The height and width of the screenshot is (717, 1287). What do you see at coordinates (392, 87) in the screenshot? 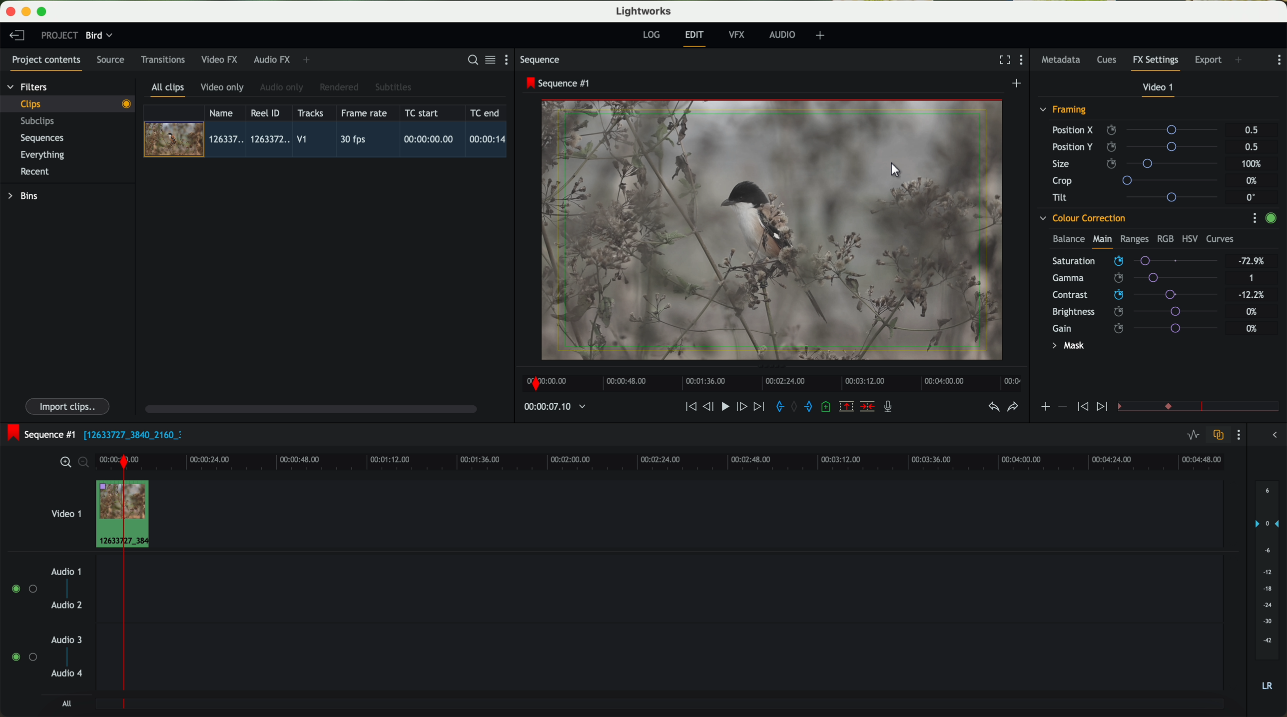
I see `subtitles` at bounding box center [392, 87].